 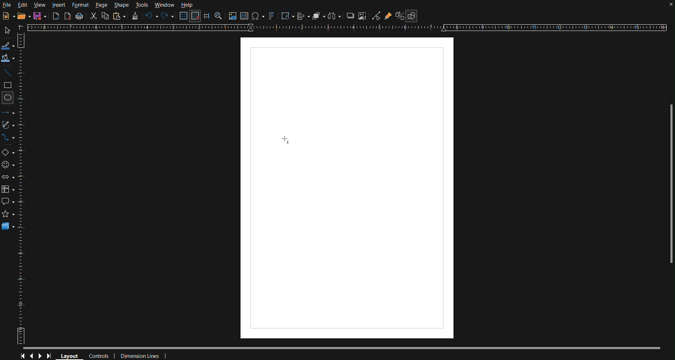 I want to click on Paste, so click(x=119, y=16).